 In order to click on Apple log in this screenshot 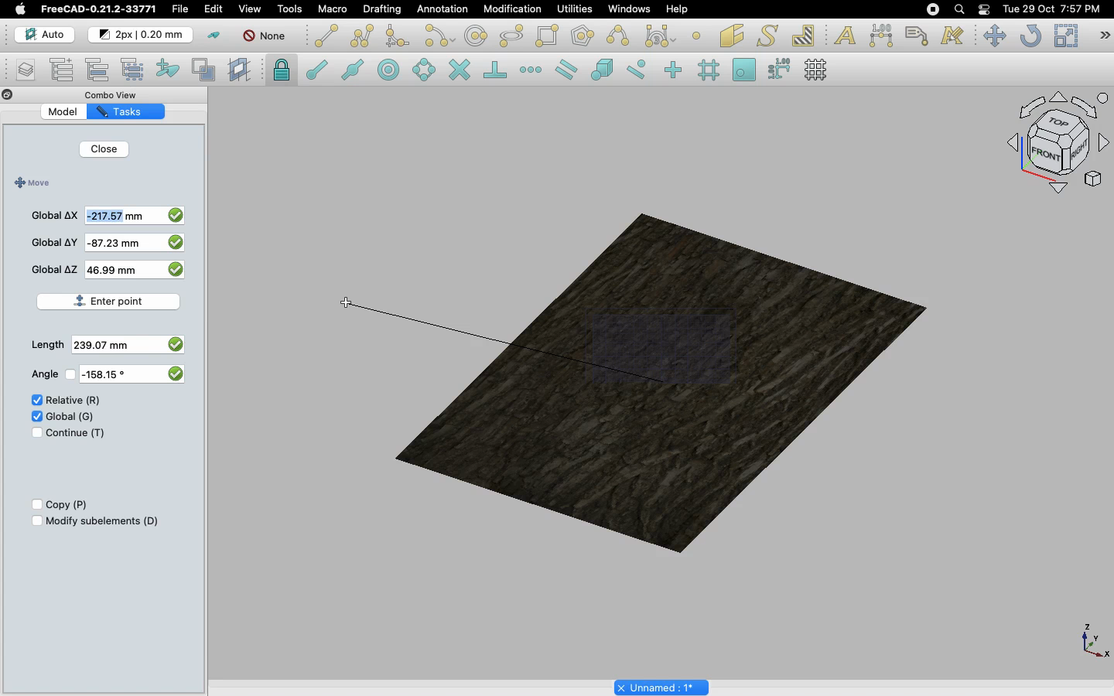, I will do `click(21, 9)`.